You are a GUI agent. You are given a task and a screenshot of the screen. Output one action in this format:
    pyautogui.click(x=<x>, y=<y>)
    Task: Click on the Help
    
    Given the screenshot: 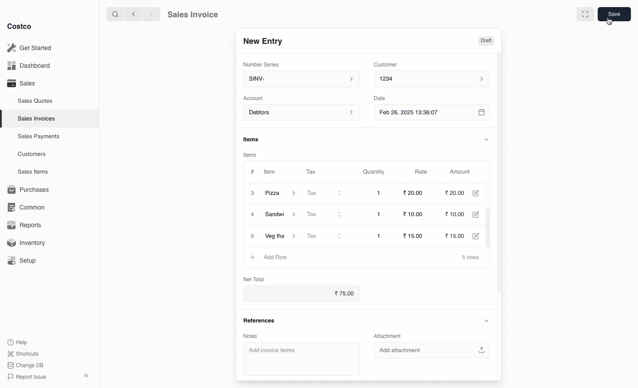 What is the action you would take?
    pyautogui.click(x=18, y=341)
    